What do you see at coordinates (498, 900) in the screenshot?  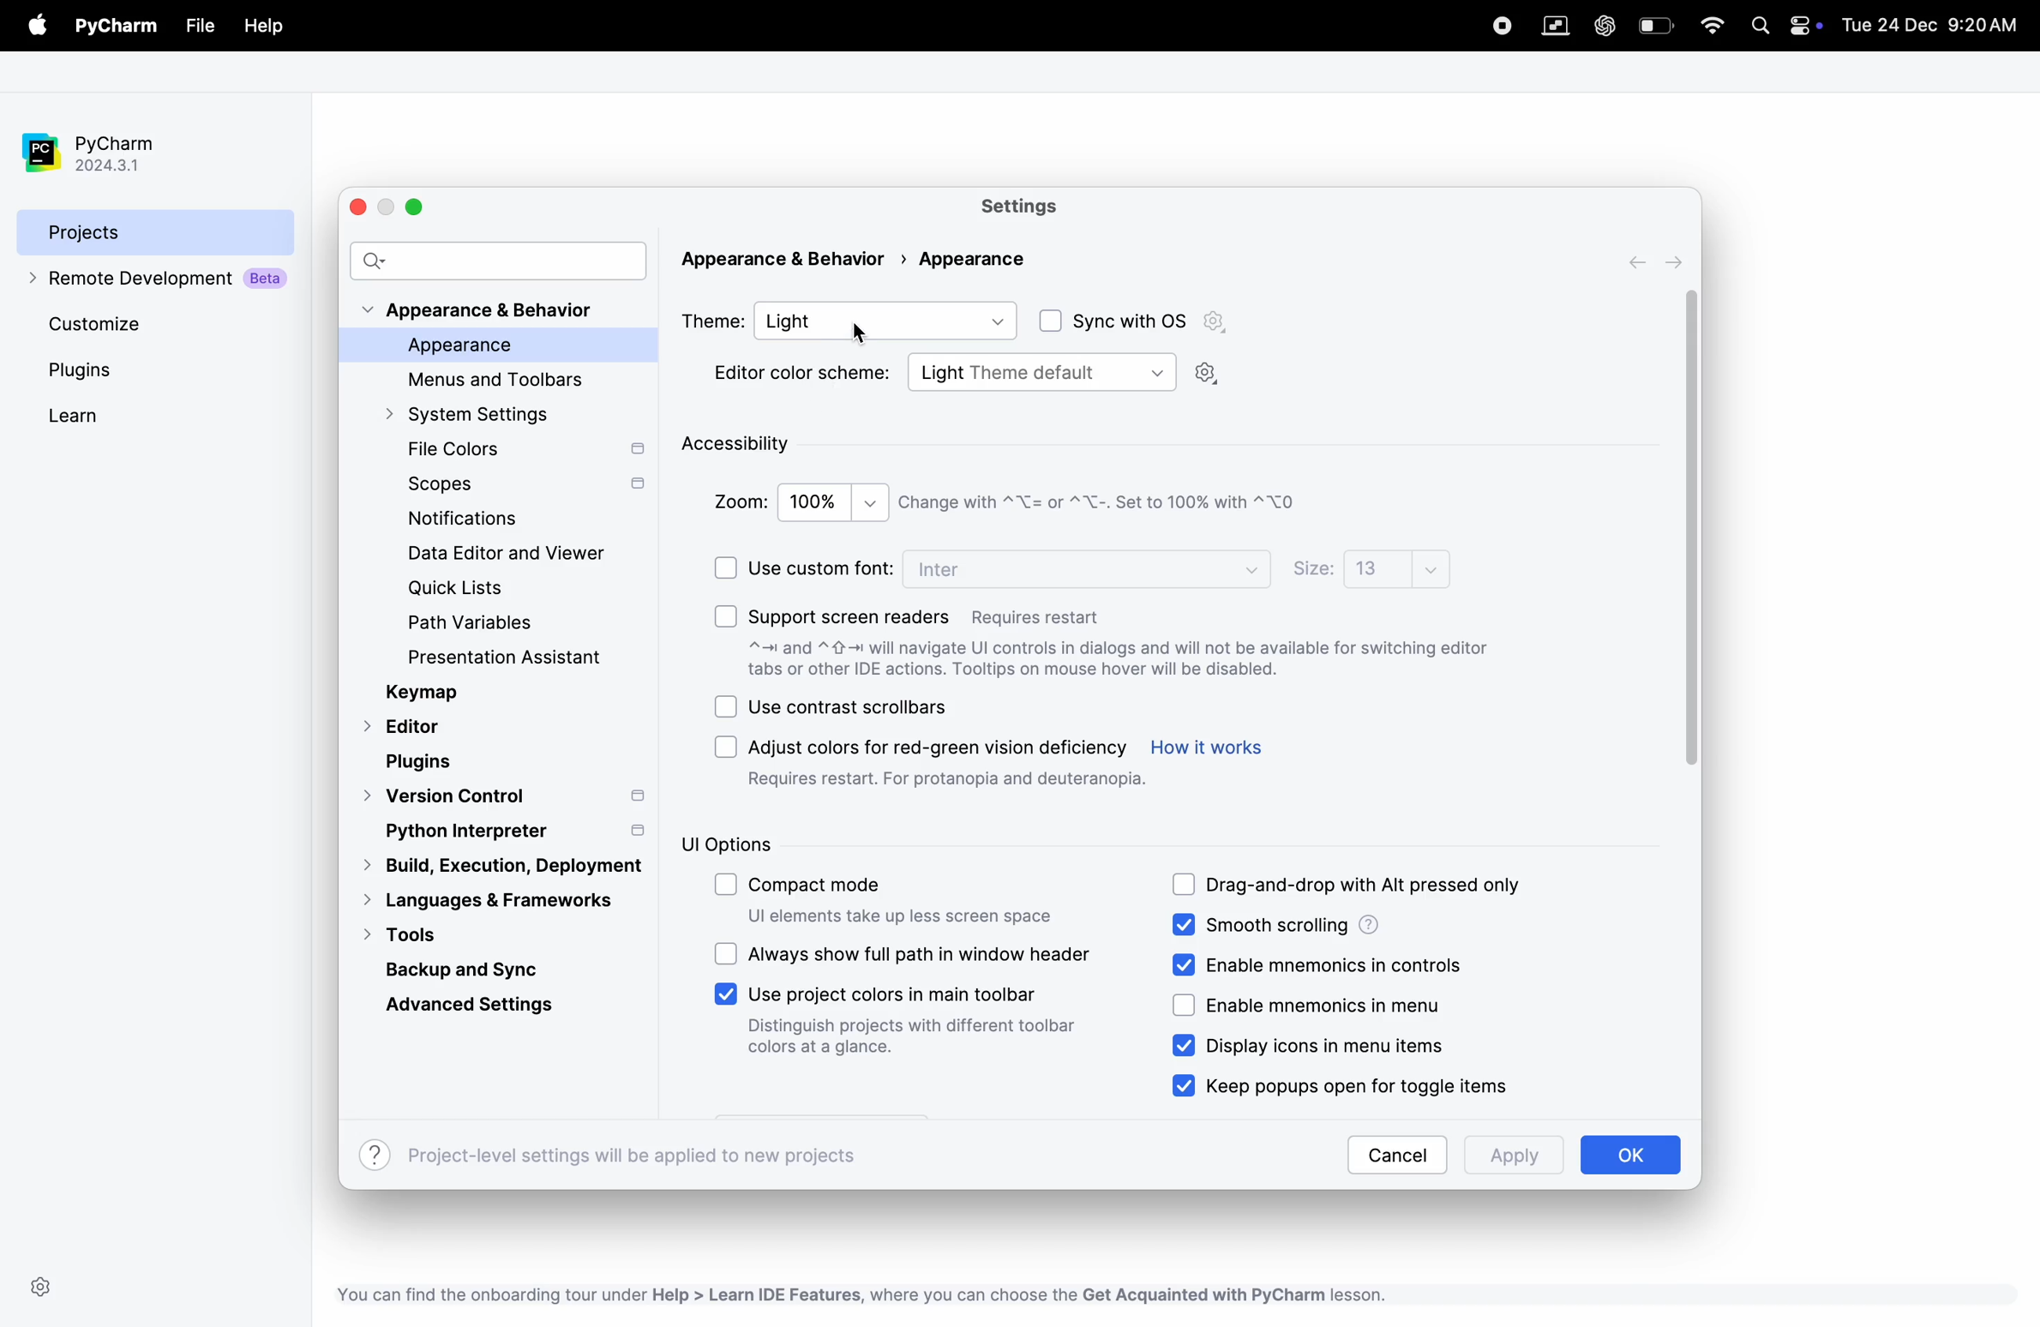 I see `language and frameworks` at bounding box center [498, 900].